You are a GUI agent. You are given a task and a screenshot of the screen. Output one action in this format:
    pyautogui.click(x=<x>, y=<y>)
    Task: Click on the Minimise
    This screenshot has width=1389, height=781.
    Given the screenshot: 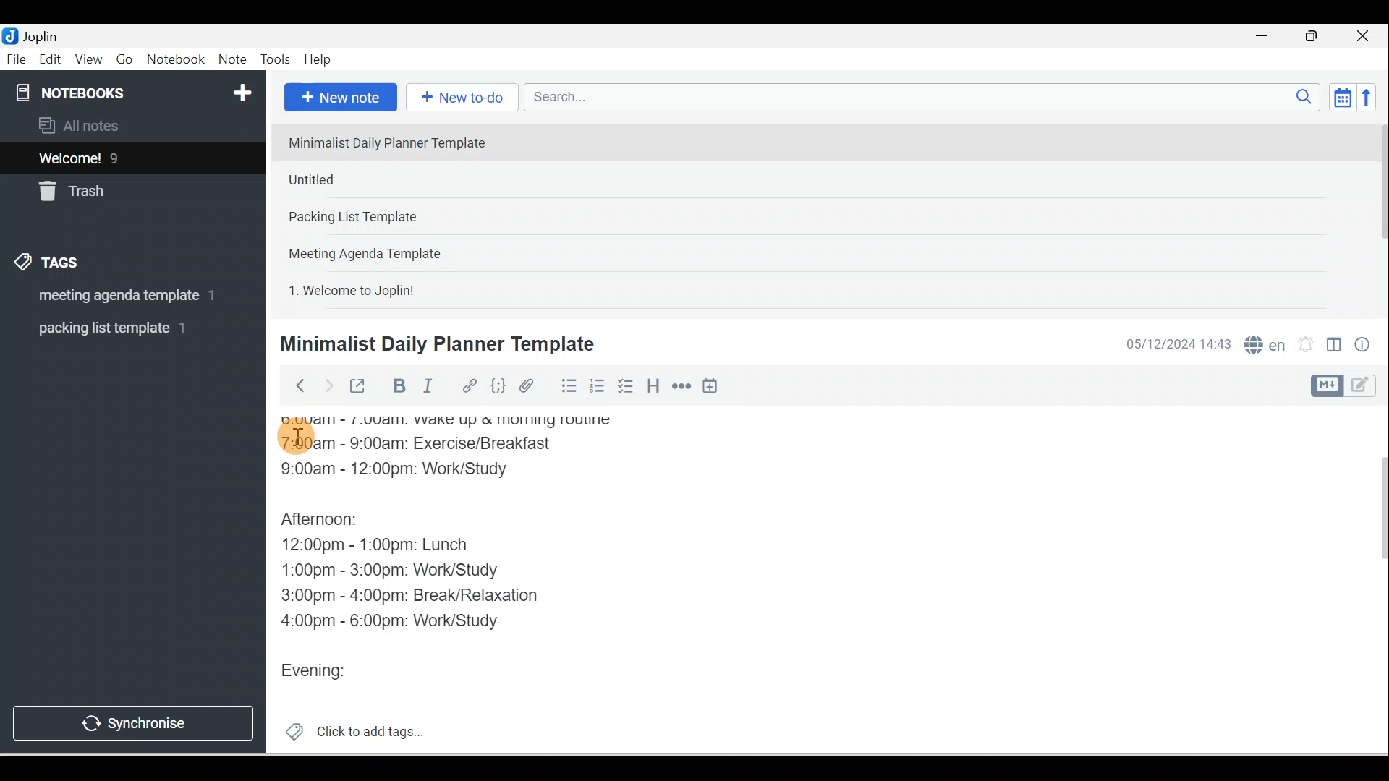 What is the action you would take?
    pyautogui.click(x=1266, y=38)
    